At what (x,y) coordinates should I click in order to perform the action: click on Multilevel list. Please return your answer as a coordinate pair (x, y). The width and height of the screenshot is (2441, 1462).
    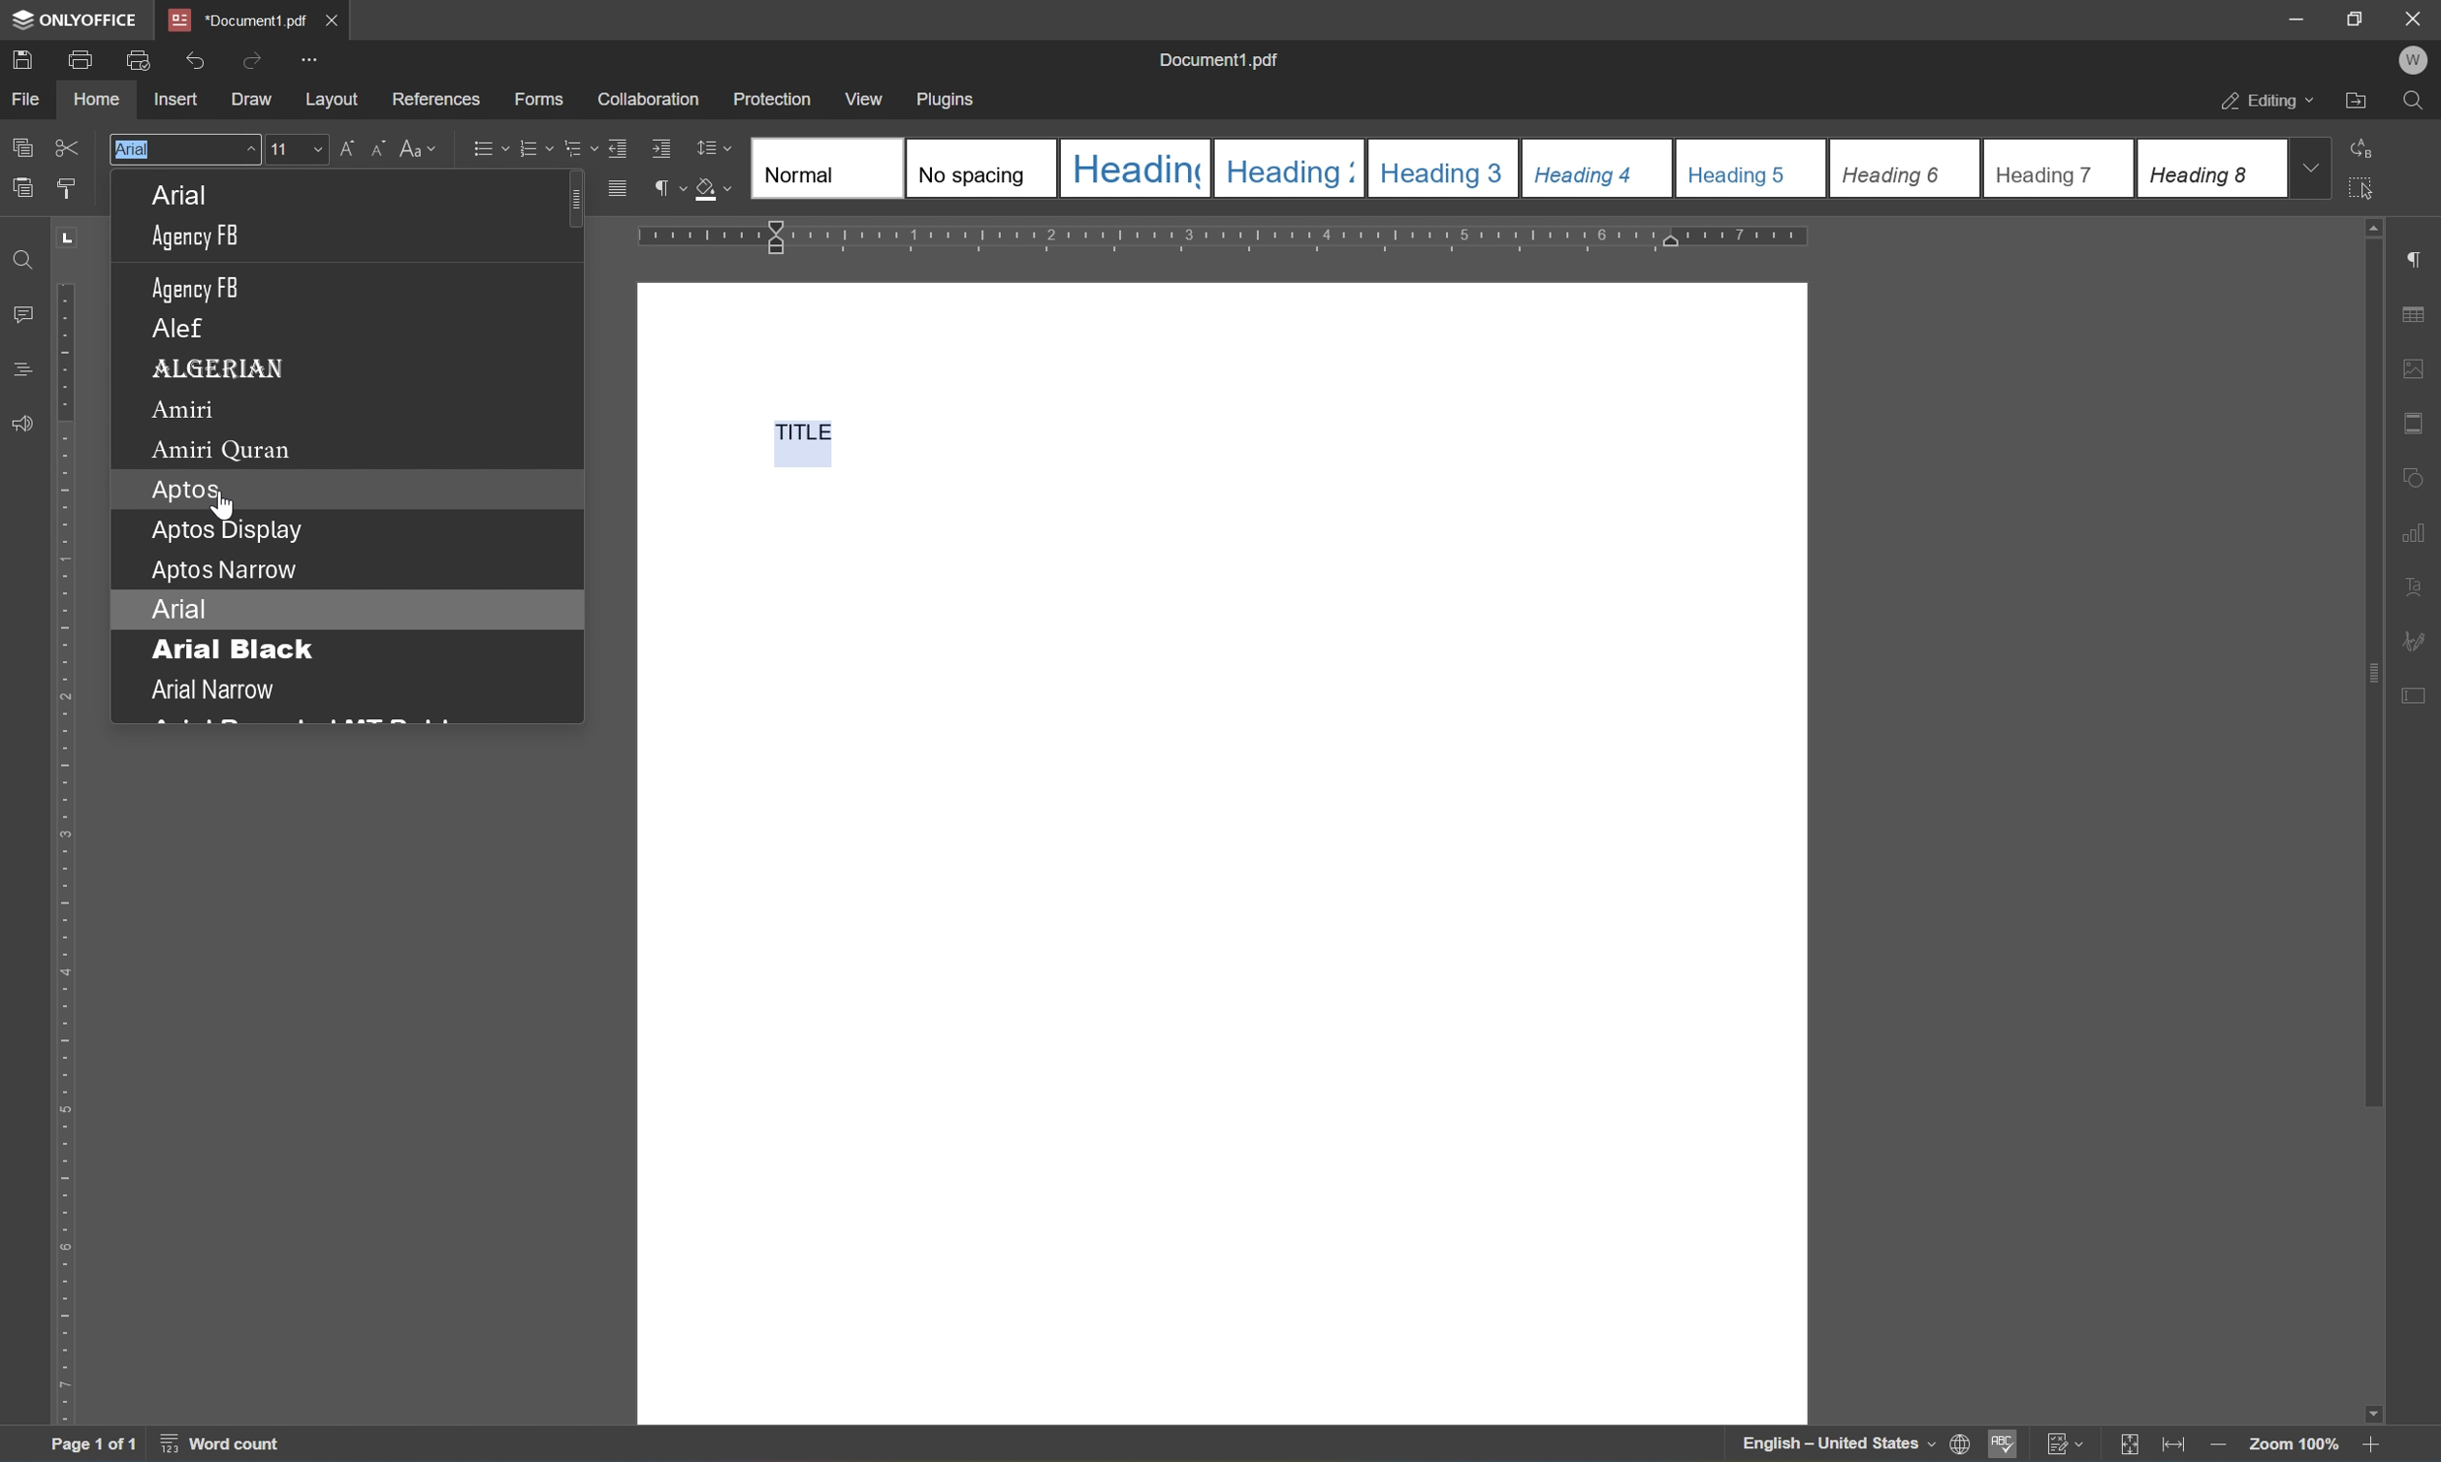
    Looking at the image, I should click on (578, 147).